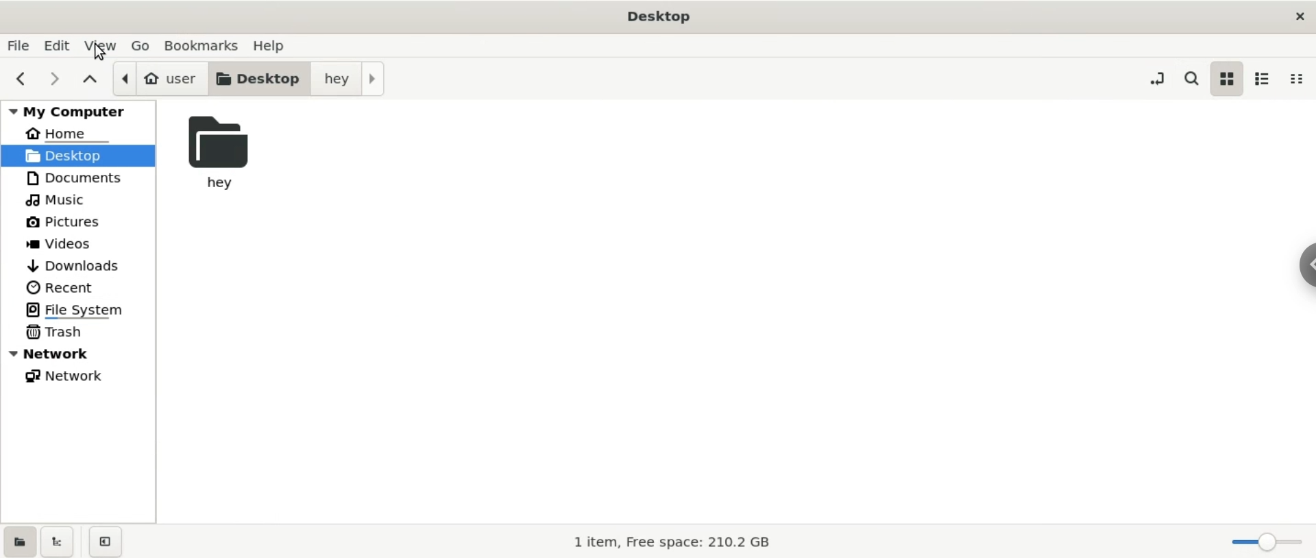 This screenshot has height=558, width=1316. I want to click on hey, so click(348, 77).